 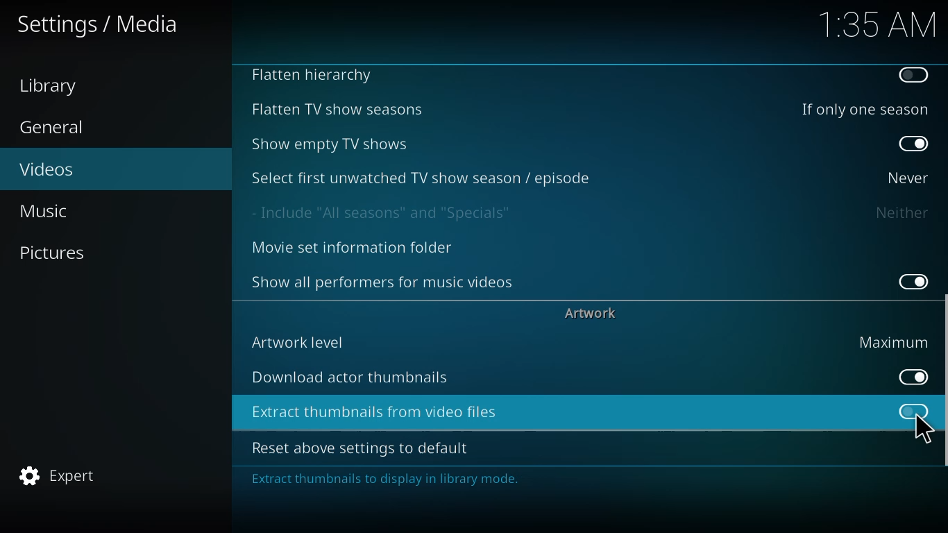 I want to click on movie set info, so click(x=355, y=248).